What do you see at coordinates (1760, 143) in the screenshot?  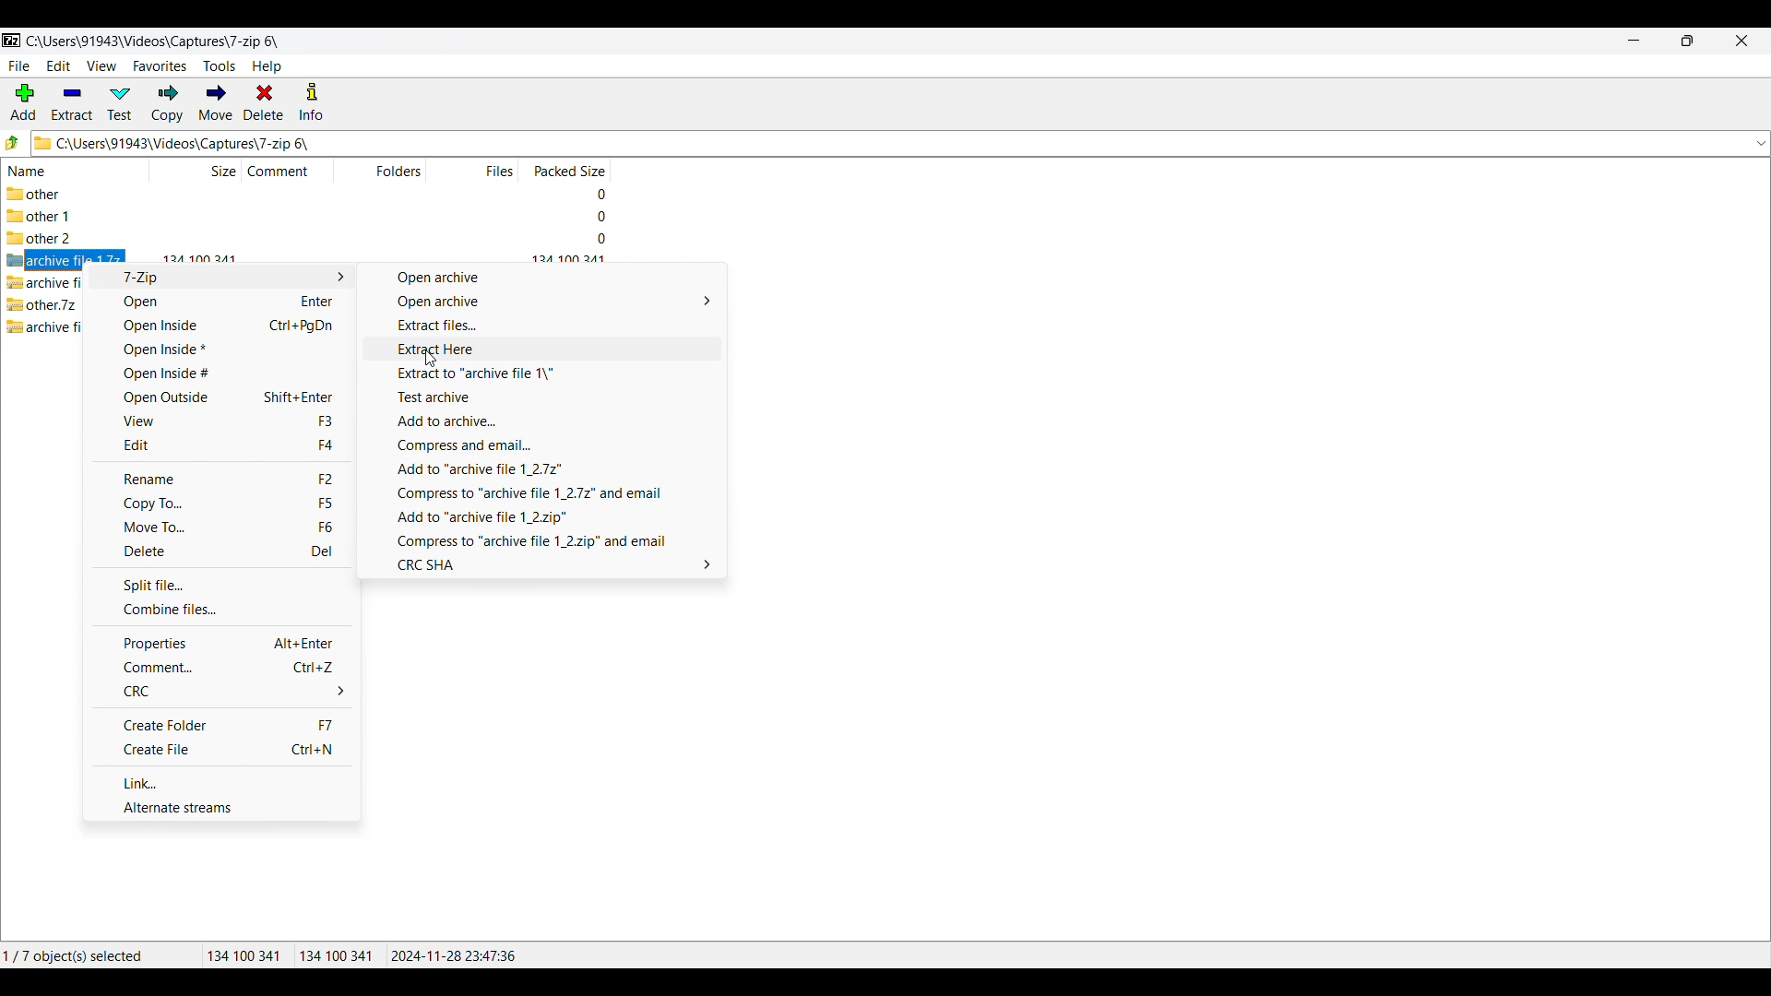 I see `dropdown` at bounding box center [1760, 143].